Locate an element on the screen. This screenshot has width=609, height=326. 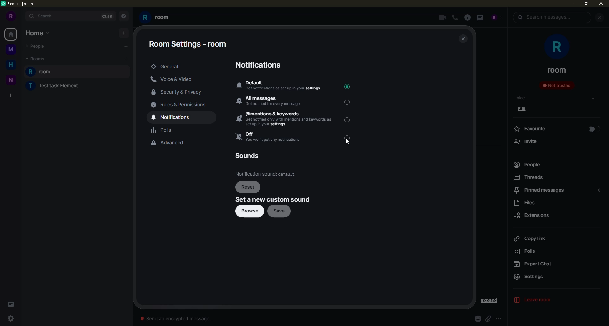
export chat is located at coordinates (534, 264).